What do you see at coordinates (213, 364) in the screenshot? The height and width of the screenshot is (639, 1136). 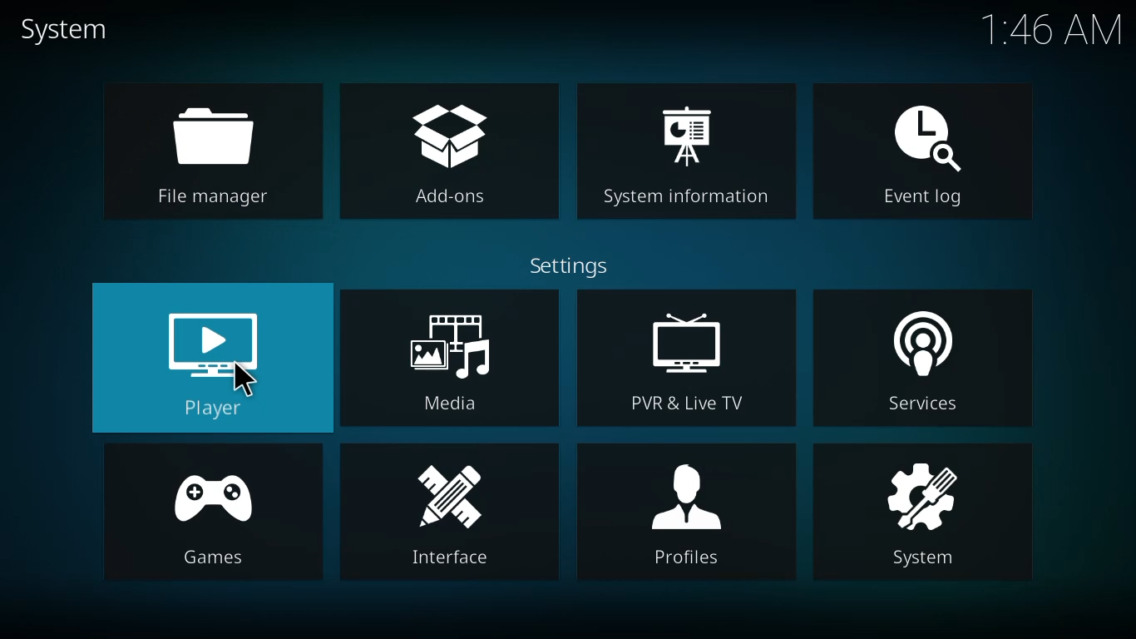 I see `player` at bounding box center [213, 364].